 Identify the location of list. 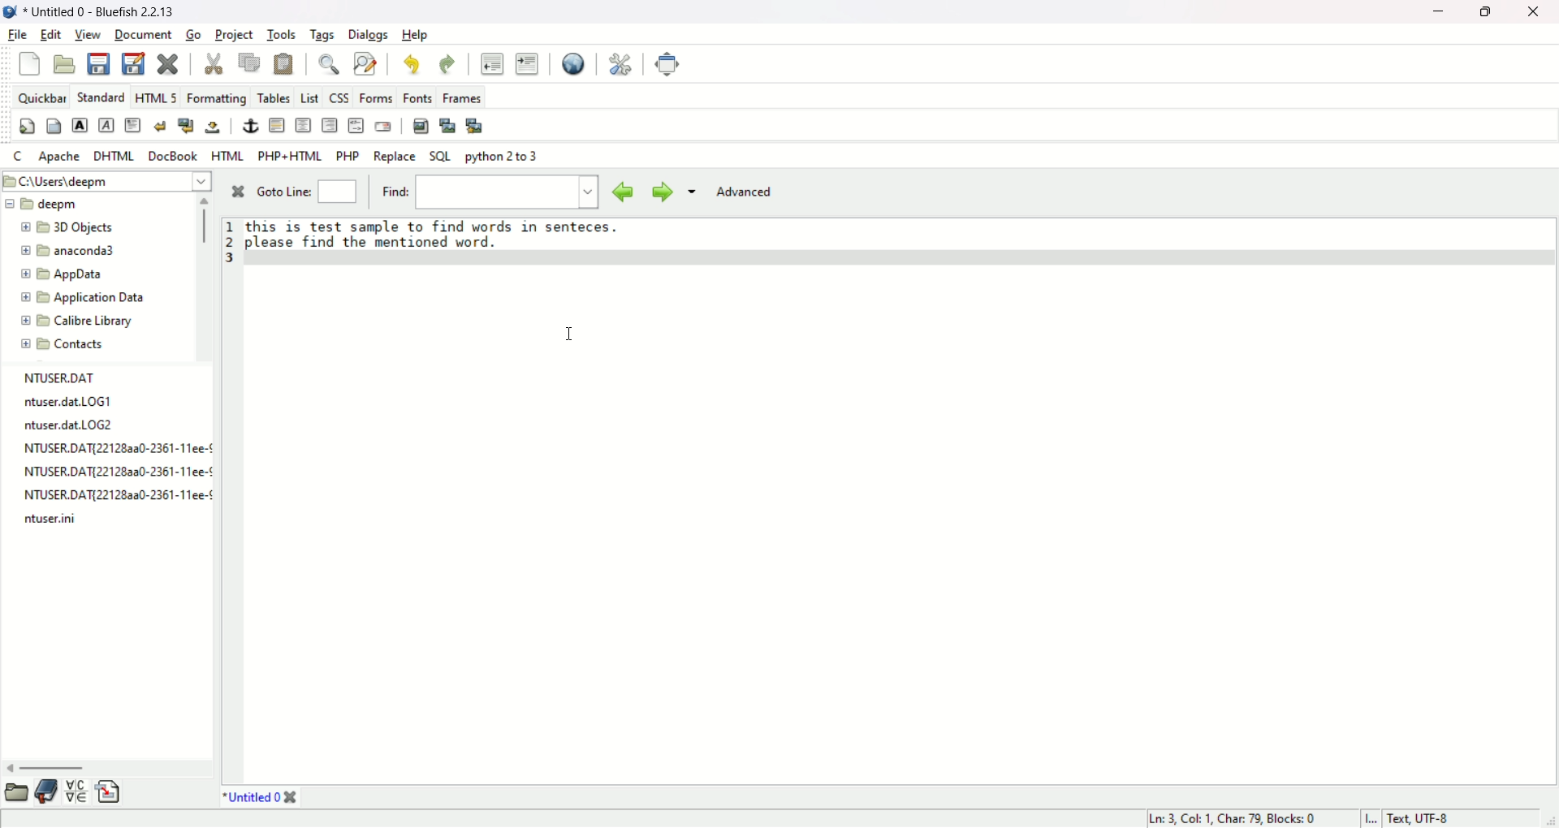
(307, 96).